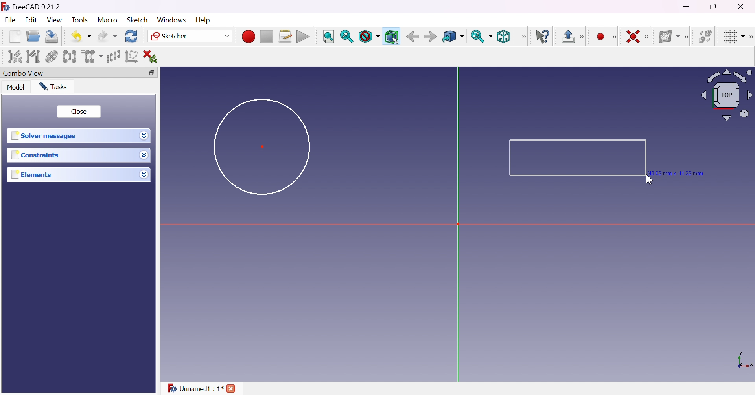 This screenshot has width=755, height=395. What do you see at coordinates (144, 174) in the screenshot?
I see `Drop down` at bounding box center [144, 174].